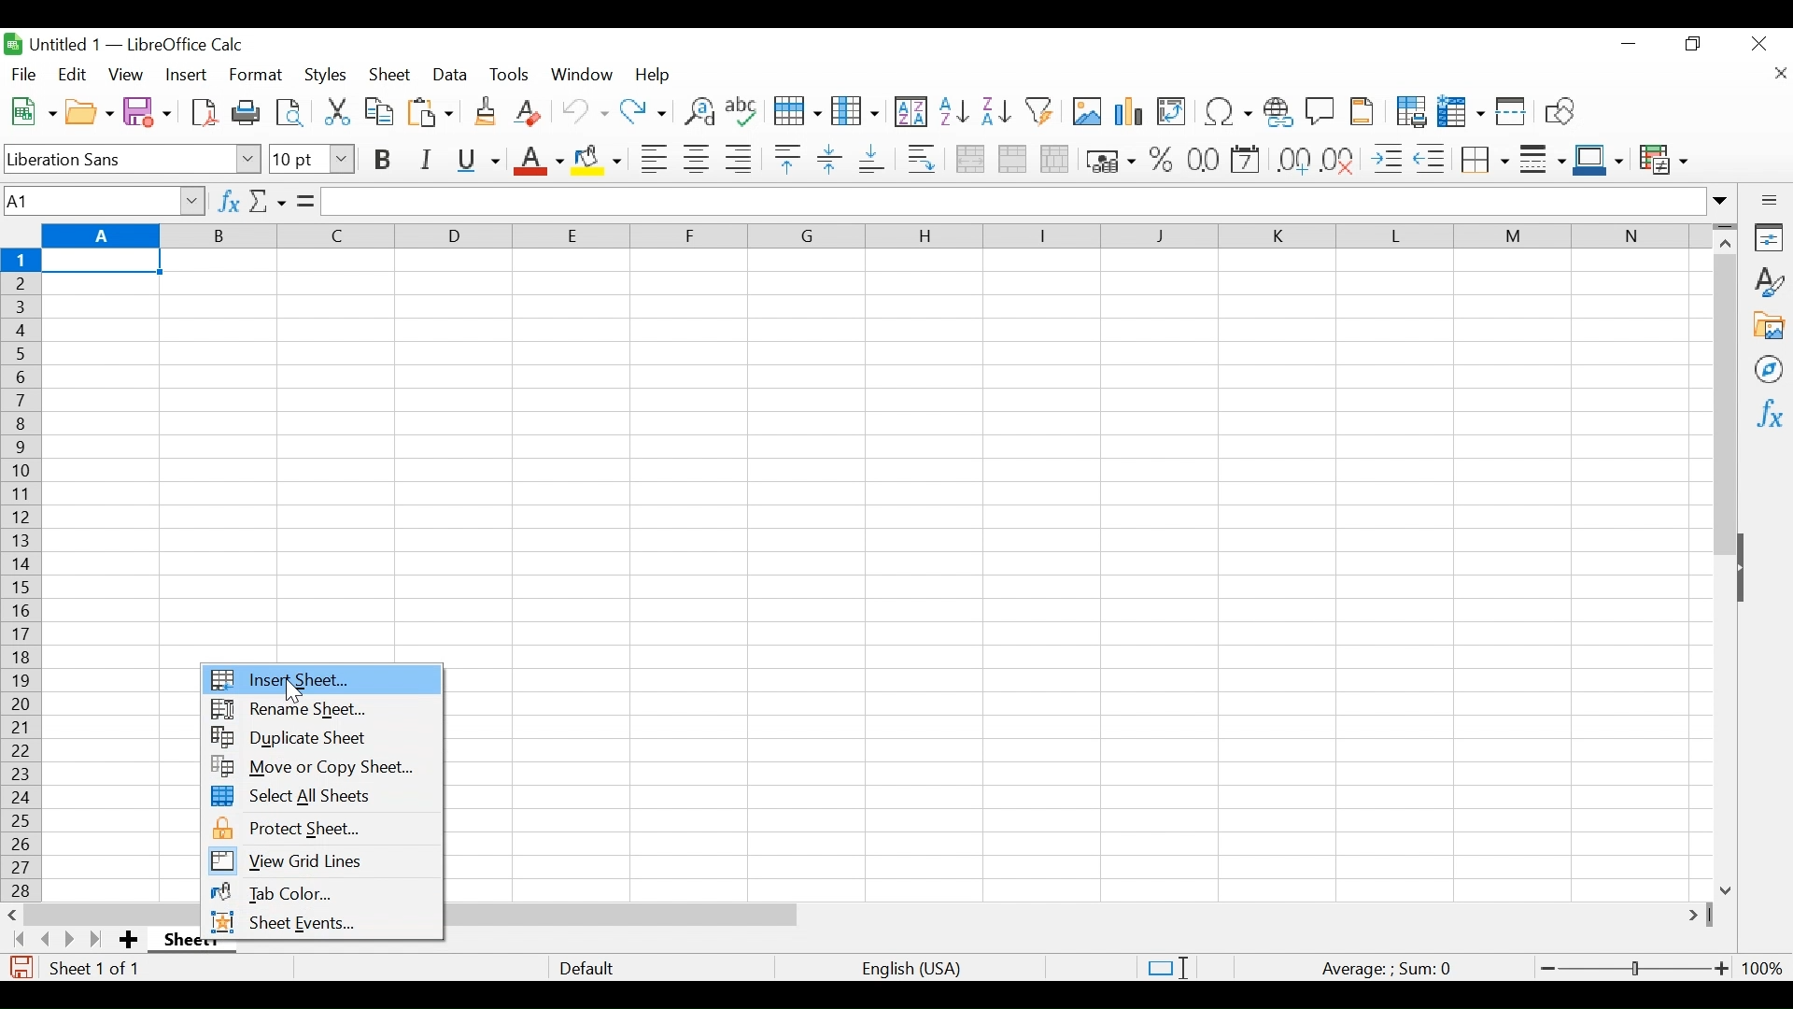  Describe the element at coordinates (267, 201) in the screenshot. I see `Select Function` at that location.